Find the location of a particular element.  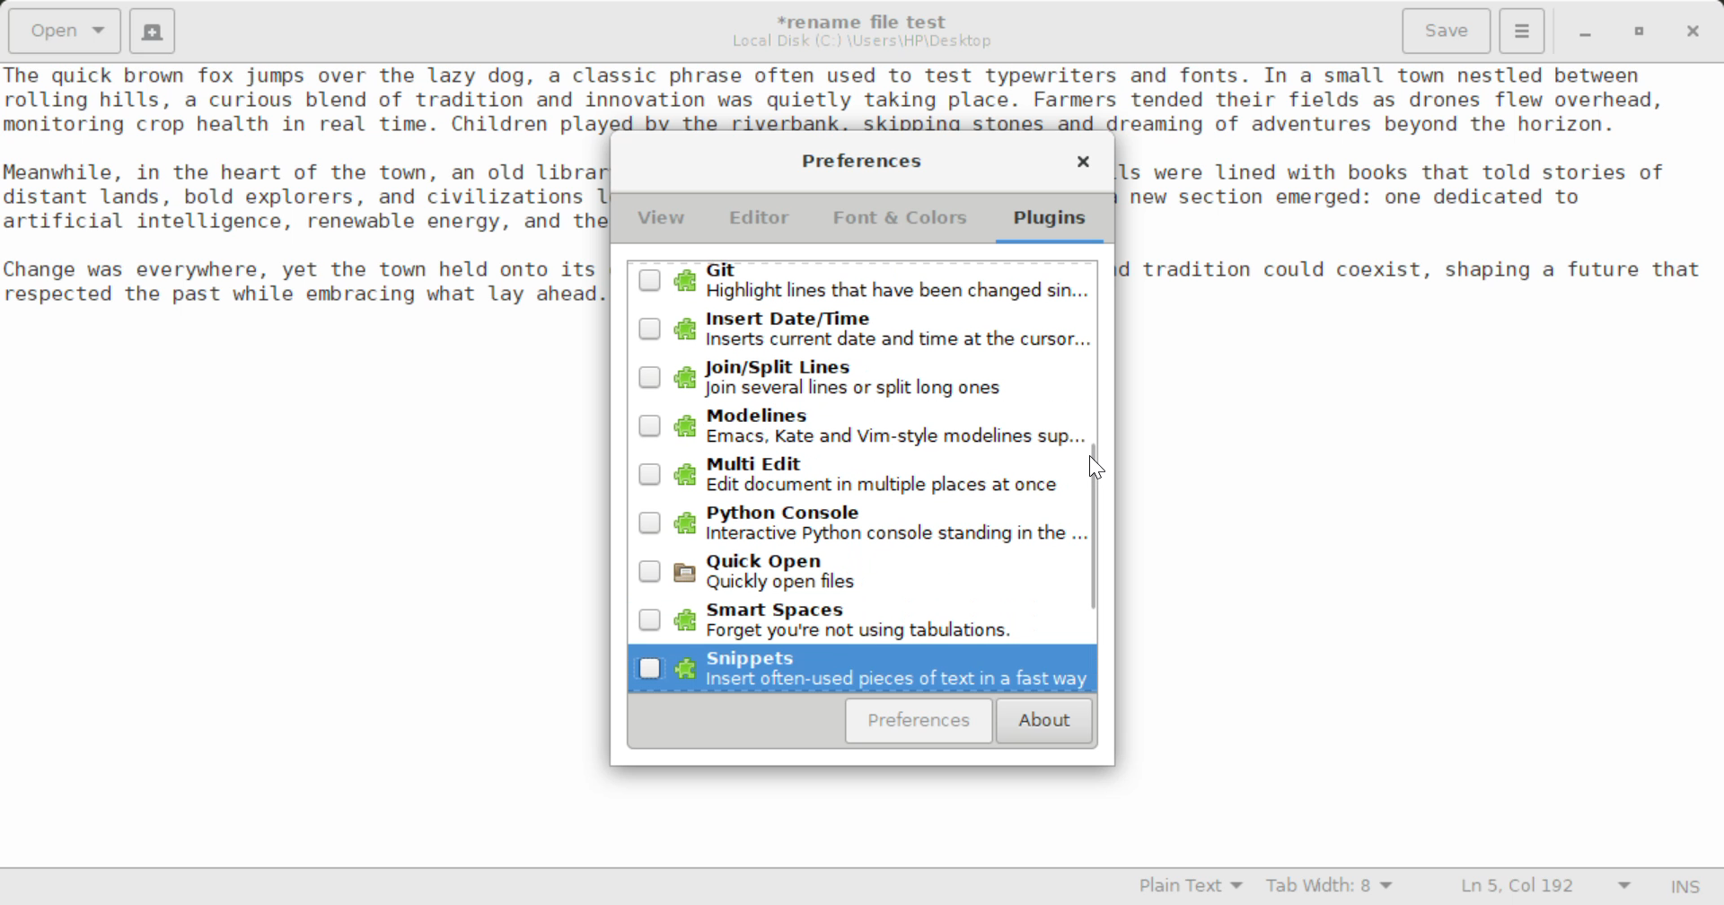

Unselected Join/Split Lines Plugin is located at coordinates (860, 379).